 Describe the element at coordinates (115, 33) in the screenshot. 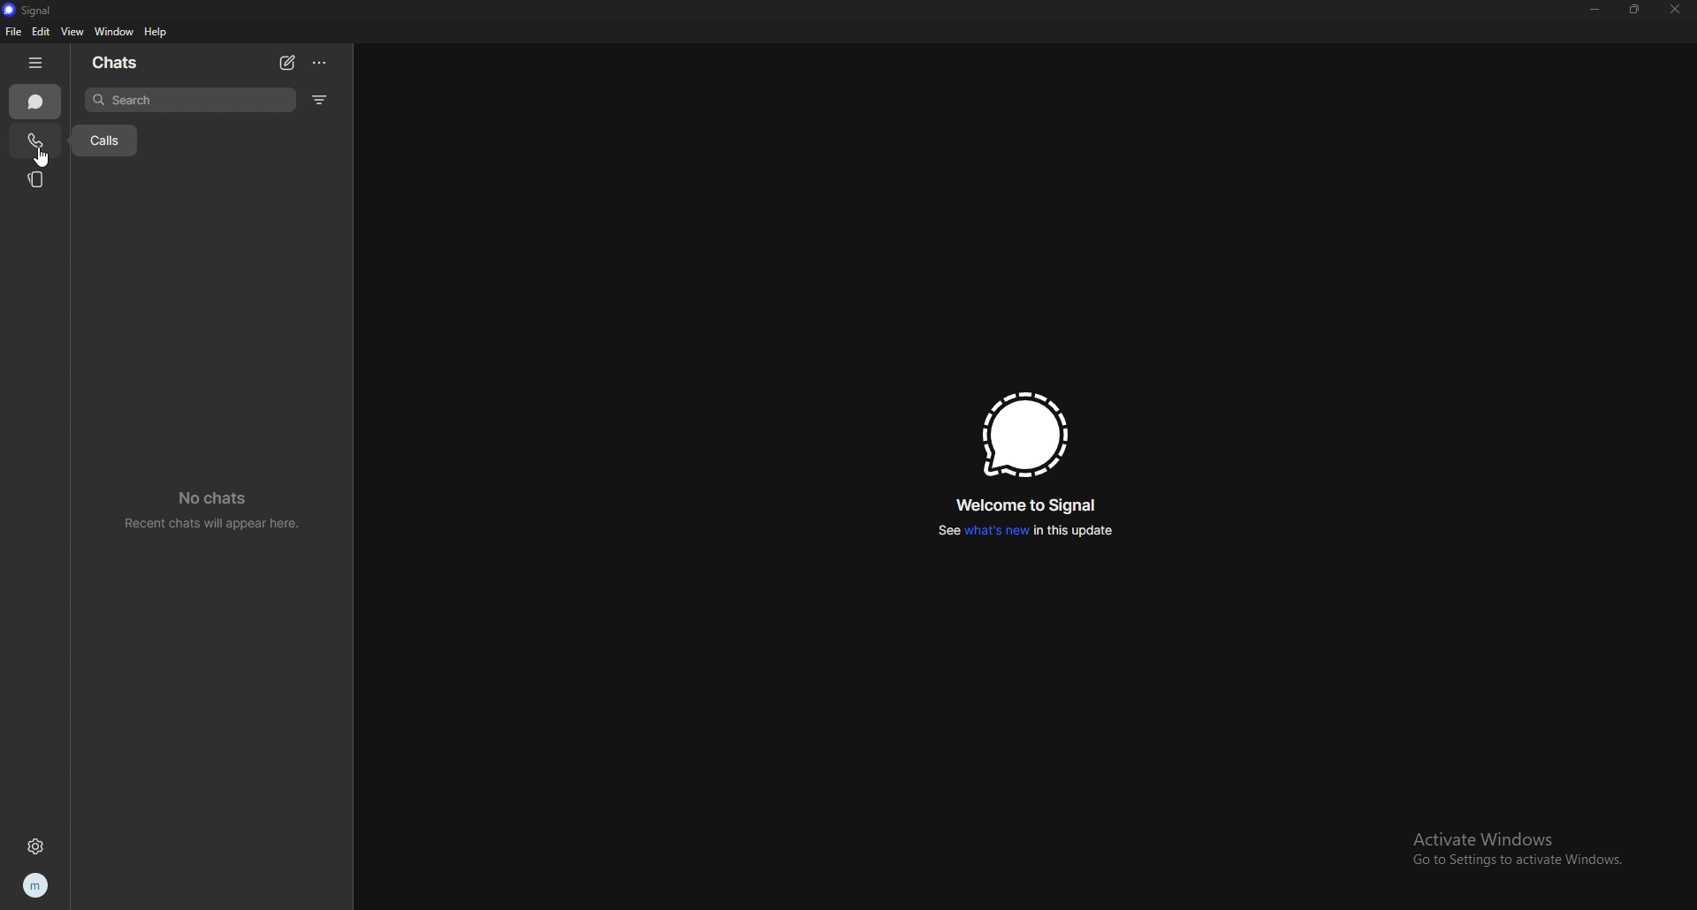

I see `window` at that location.